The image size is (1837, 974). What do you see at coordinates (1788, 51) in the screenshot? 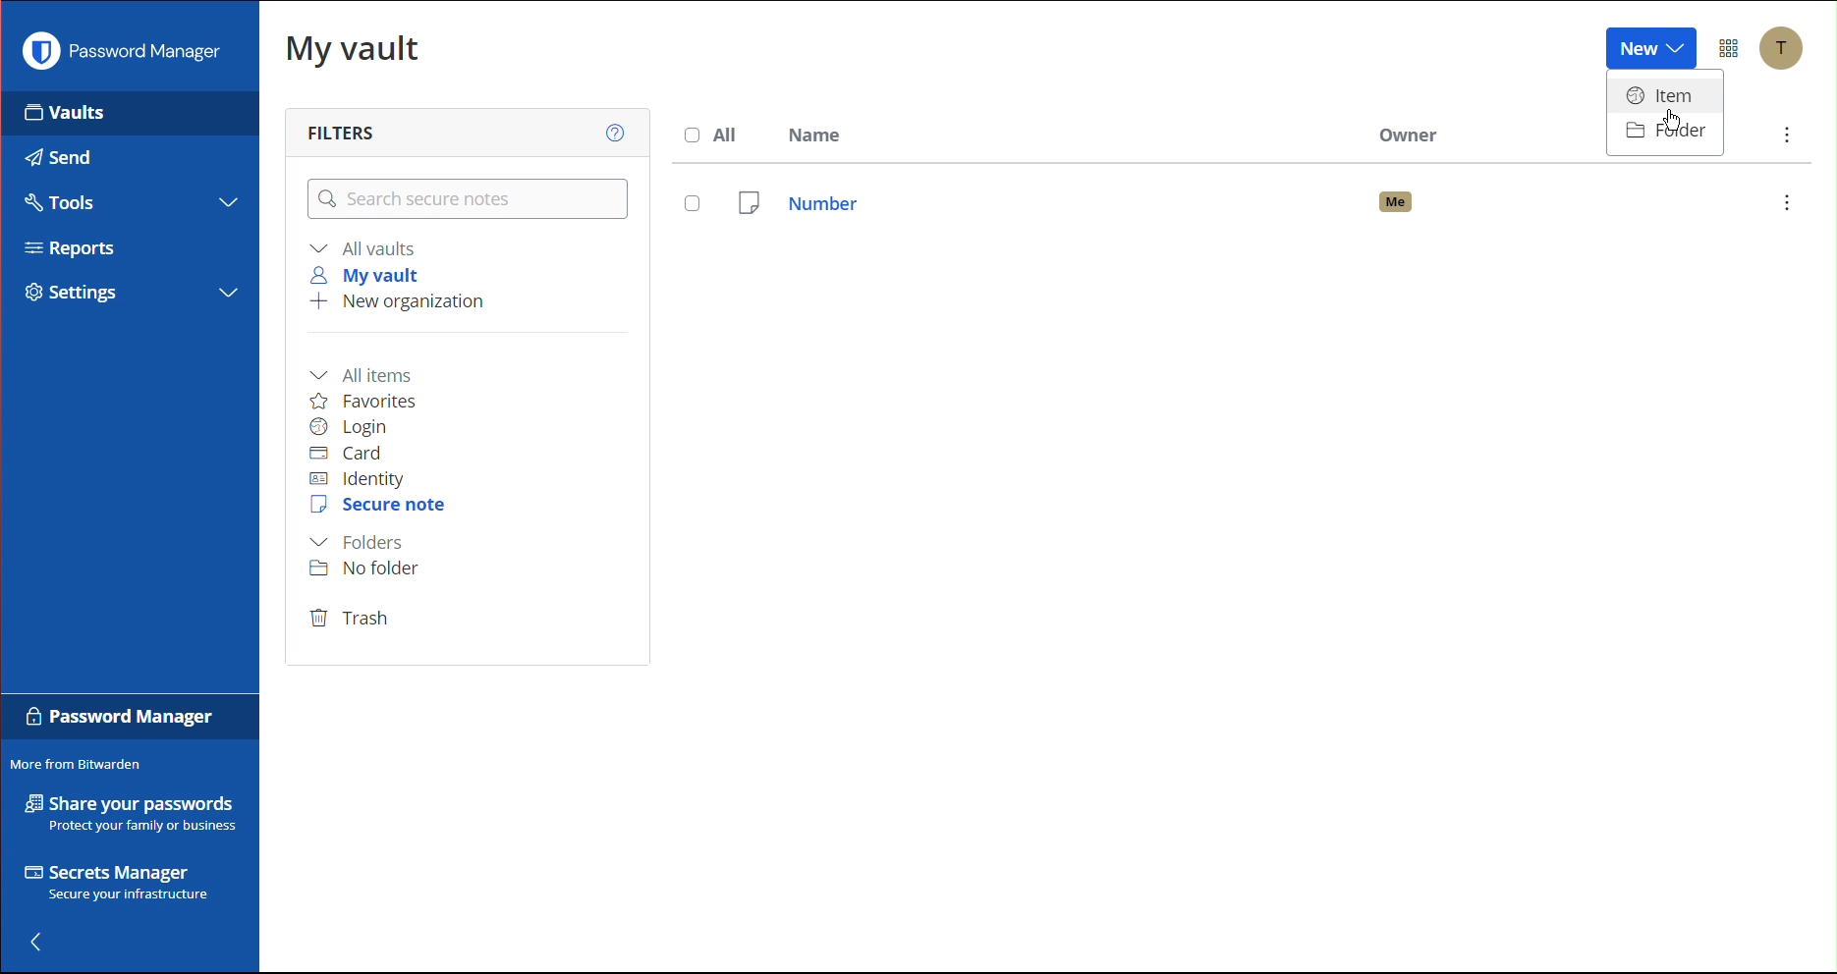
I see `Account` at bounding box center [1788, 51].